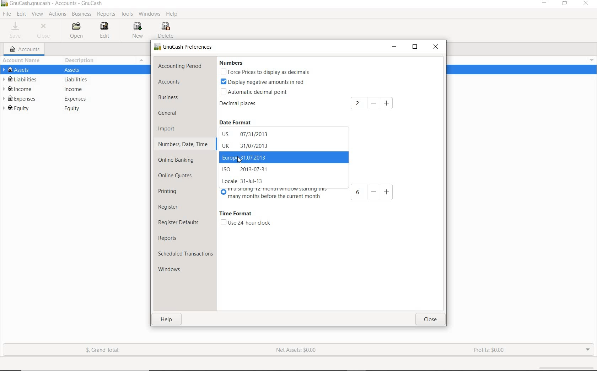  What do you see at coordinates (172, 270) in the screenshot?
I see `windows` at bounding box center [172, 270].